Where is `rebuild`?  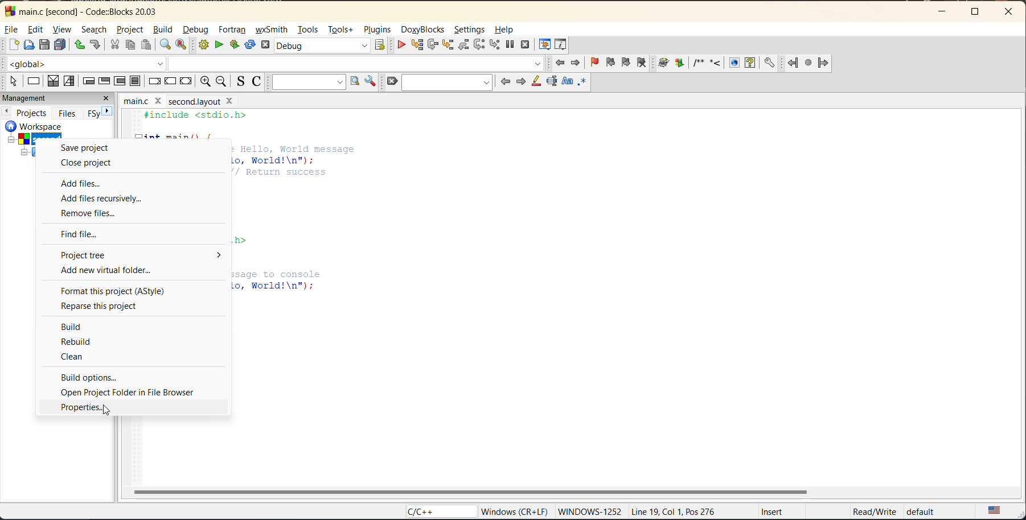
rebuild is located at coordinates (250, 44).